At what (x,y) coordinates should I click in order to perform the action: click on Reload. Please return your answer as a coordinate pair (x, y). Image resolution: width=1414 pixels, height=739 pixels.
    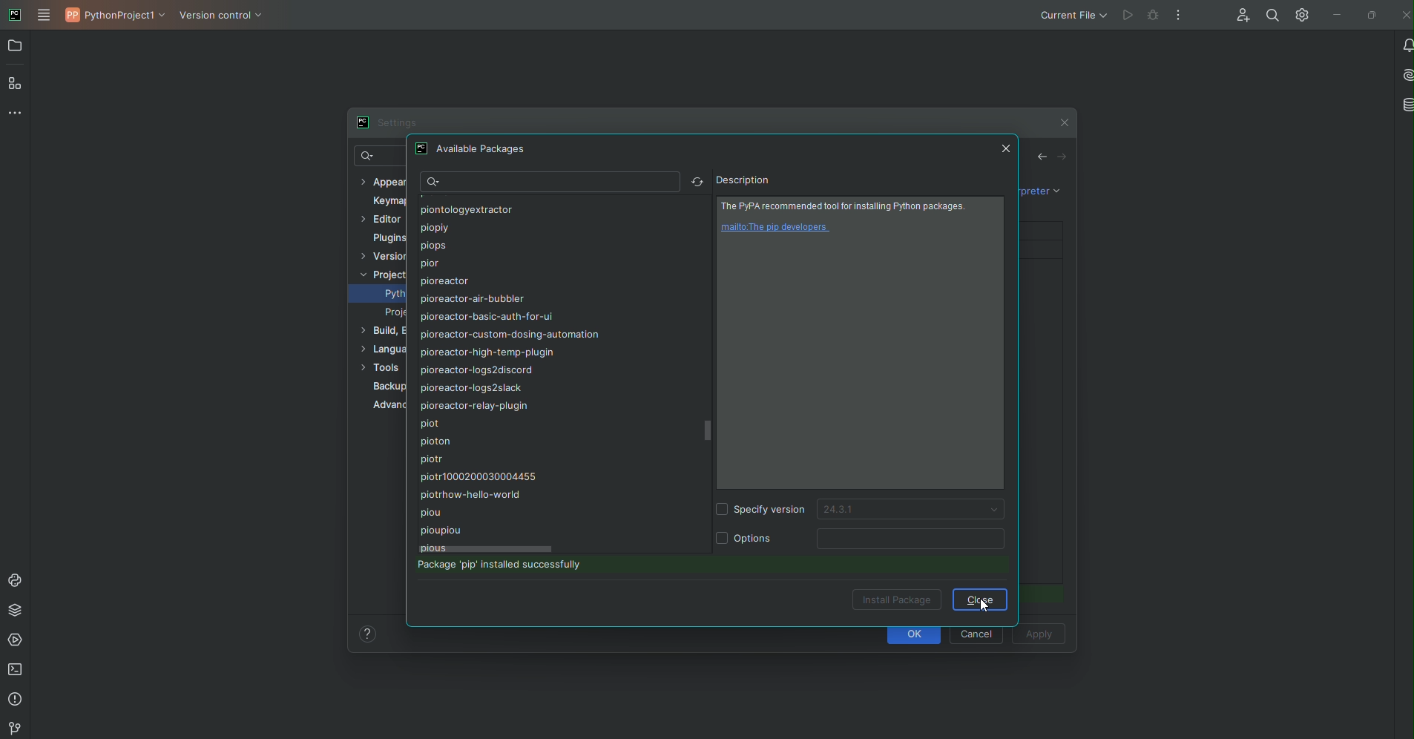
    Looking at the image, I should click on (695, 183).